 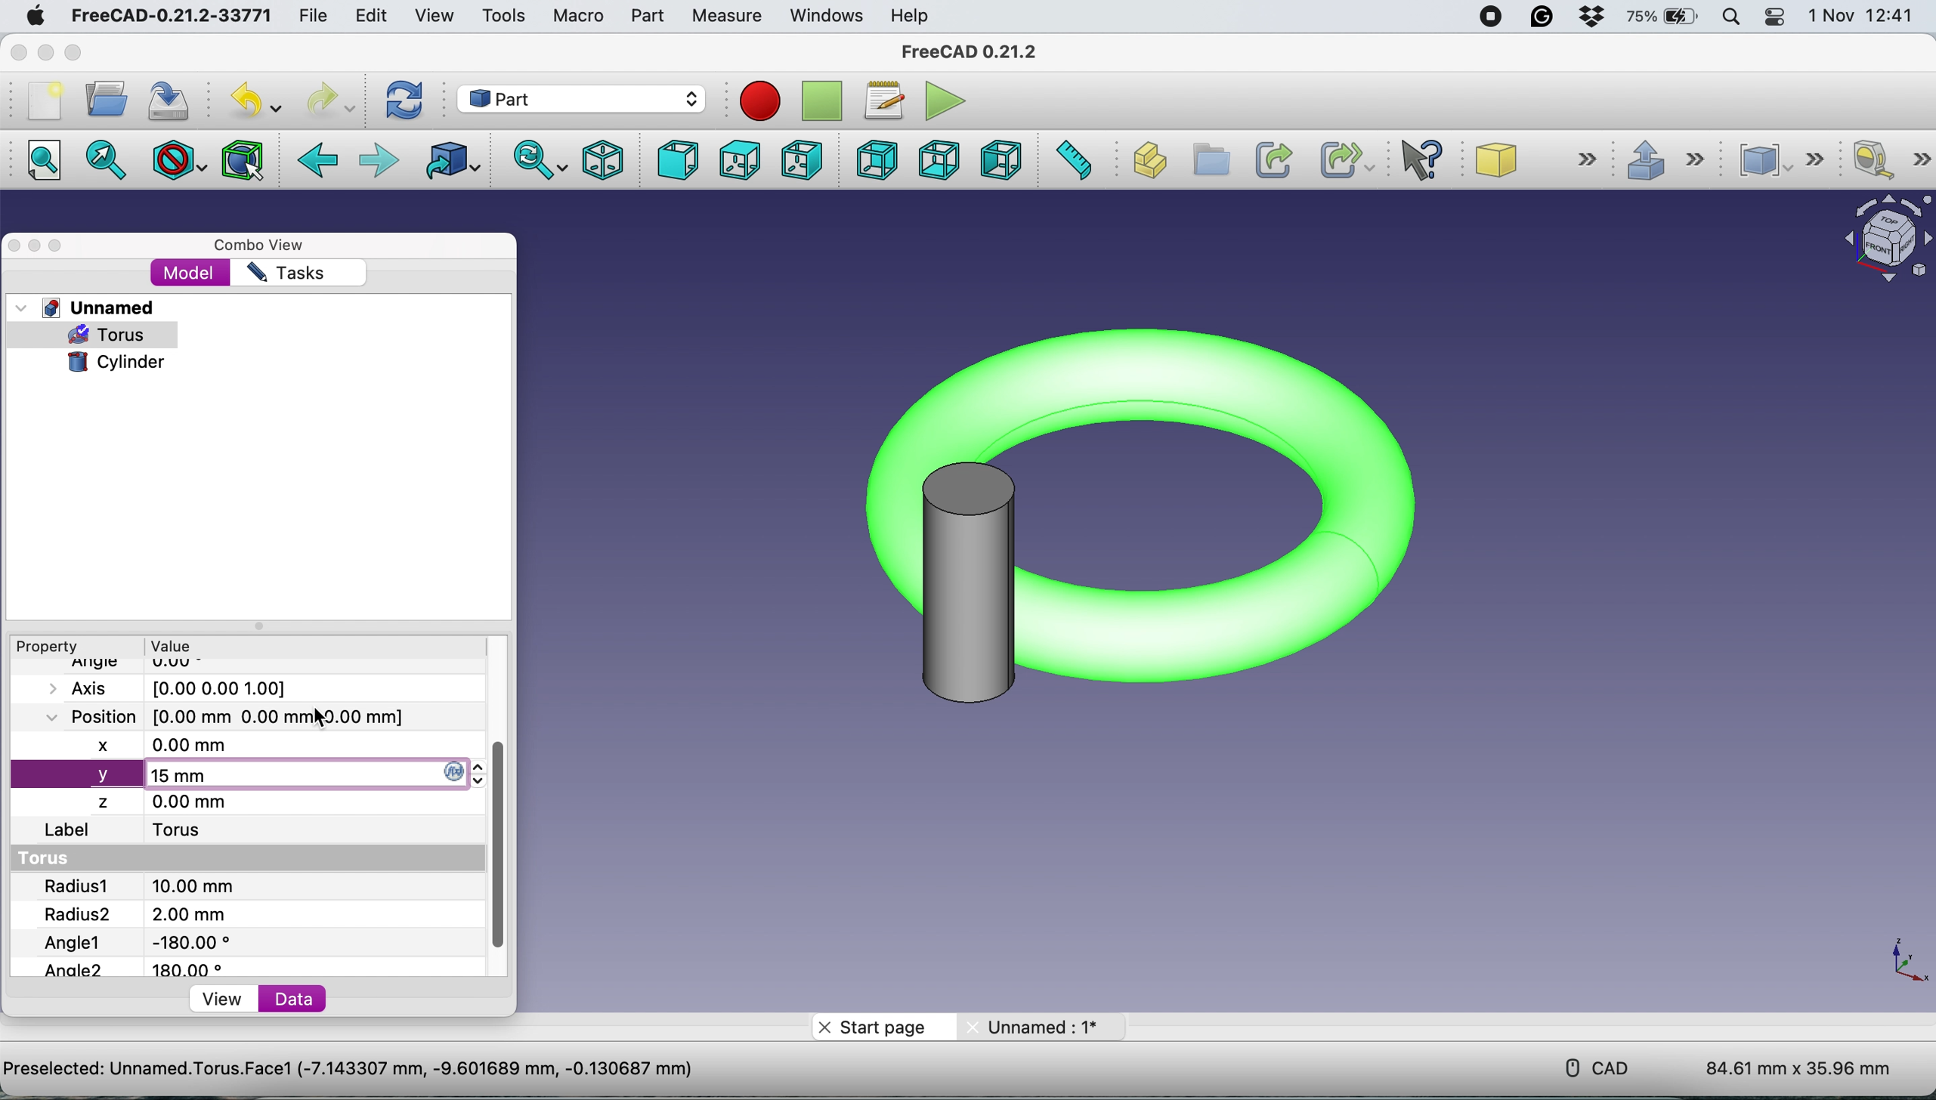 What do you see at coordinates (36, 18) in the screenshot?
I see `system logo` at bounding box center [36, 18].